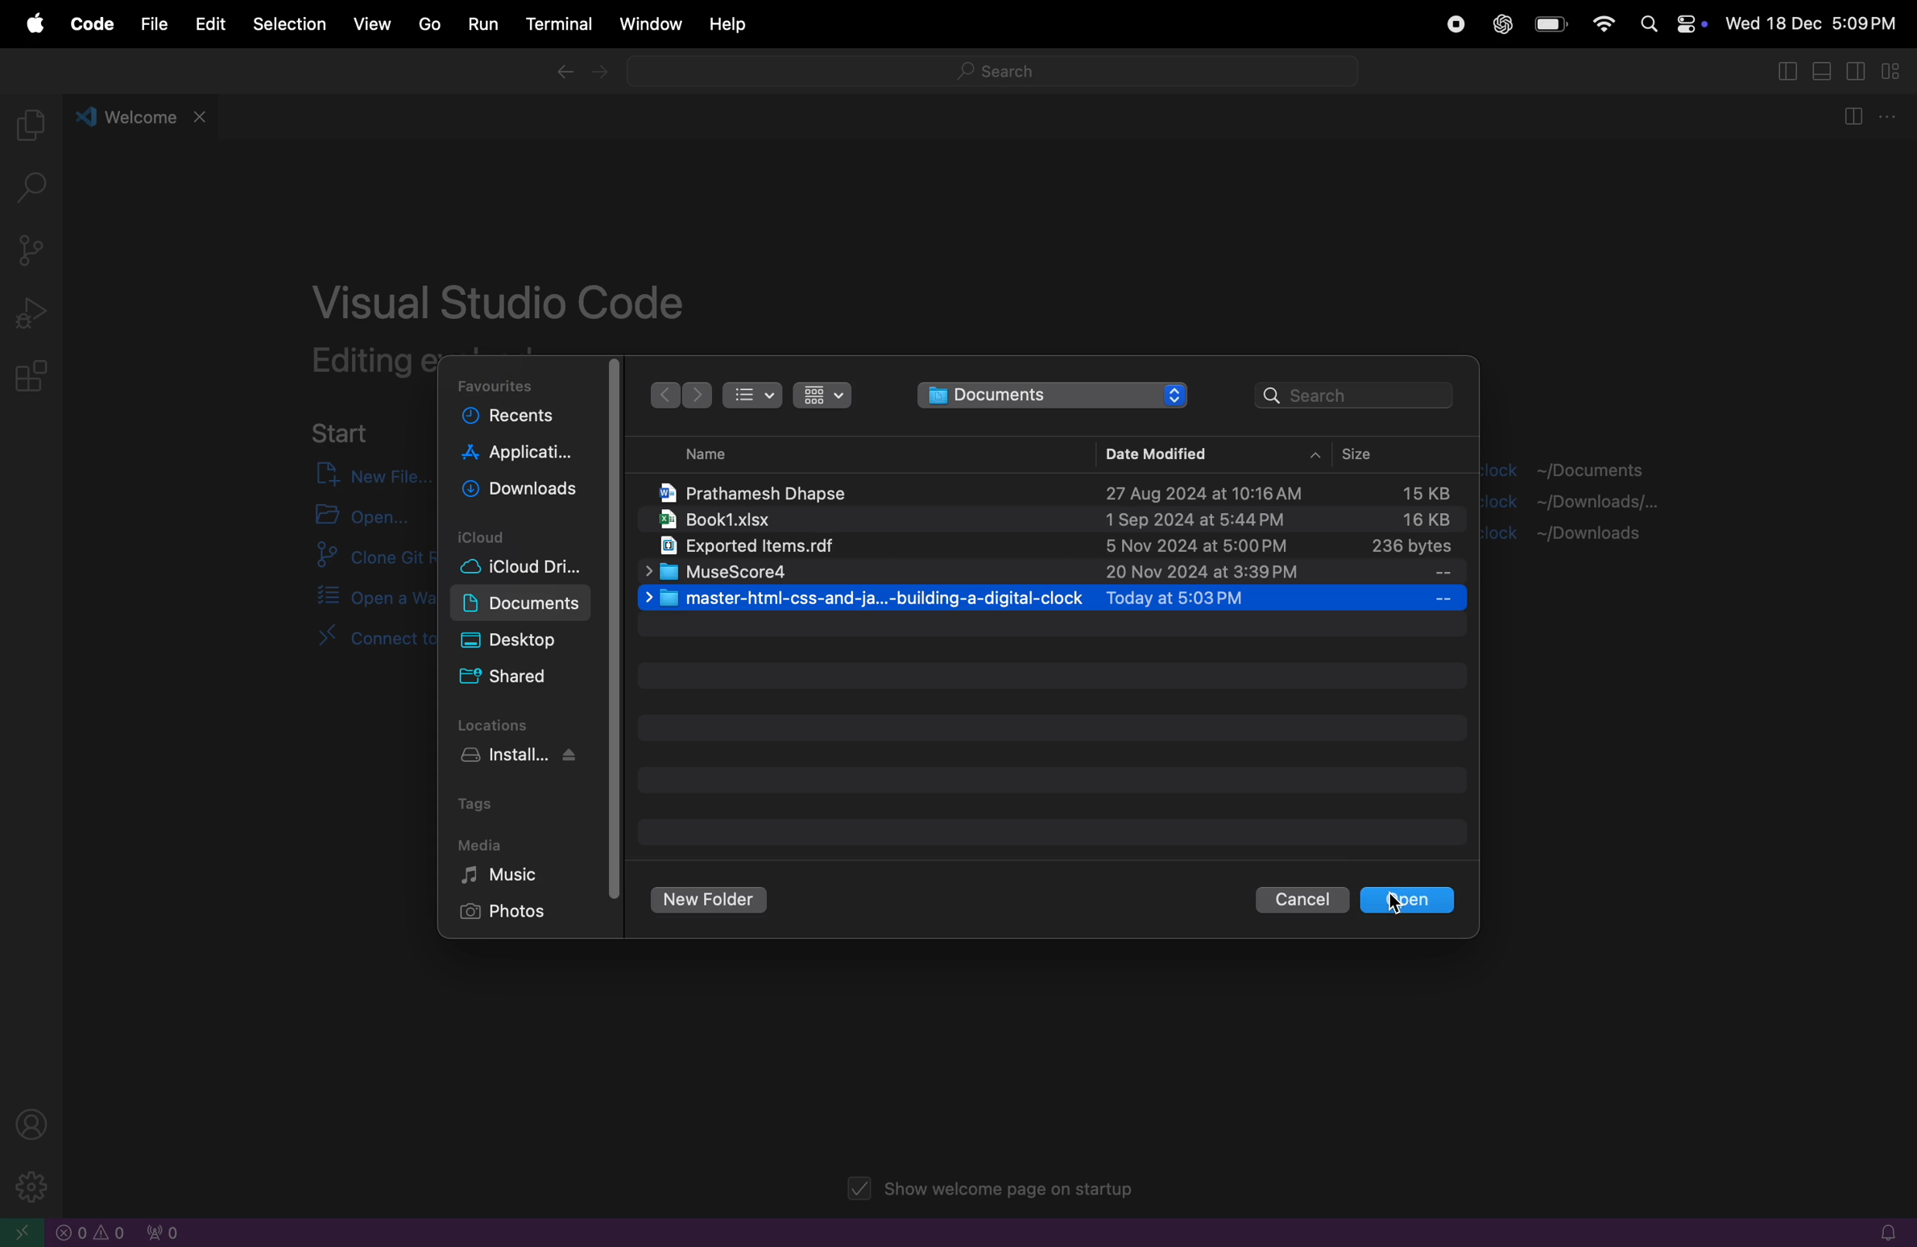 The width and height of the screenshot is (1917, 1247). Describe the element at coordinates (38, 1123) in the screenshot. I see `profile` at that location.